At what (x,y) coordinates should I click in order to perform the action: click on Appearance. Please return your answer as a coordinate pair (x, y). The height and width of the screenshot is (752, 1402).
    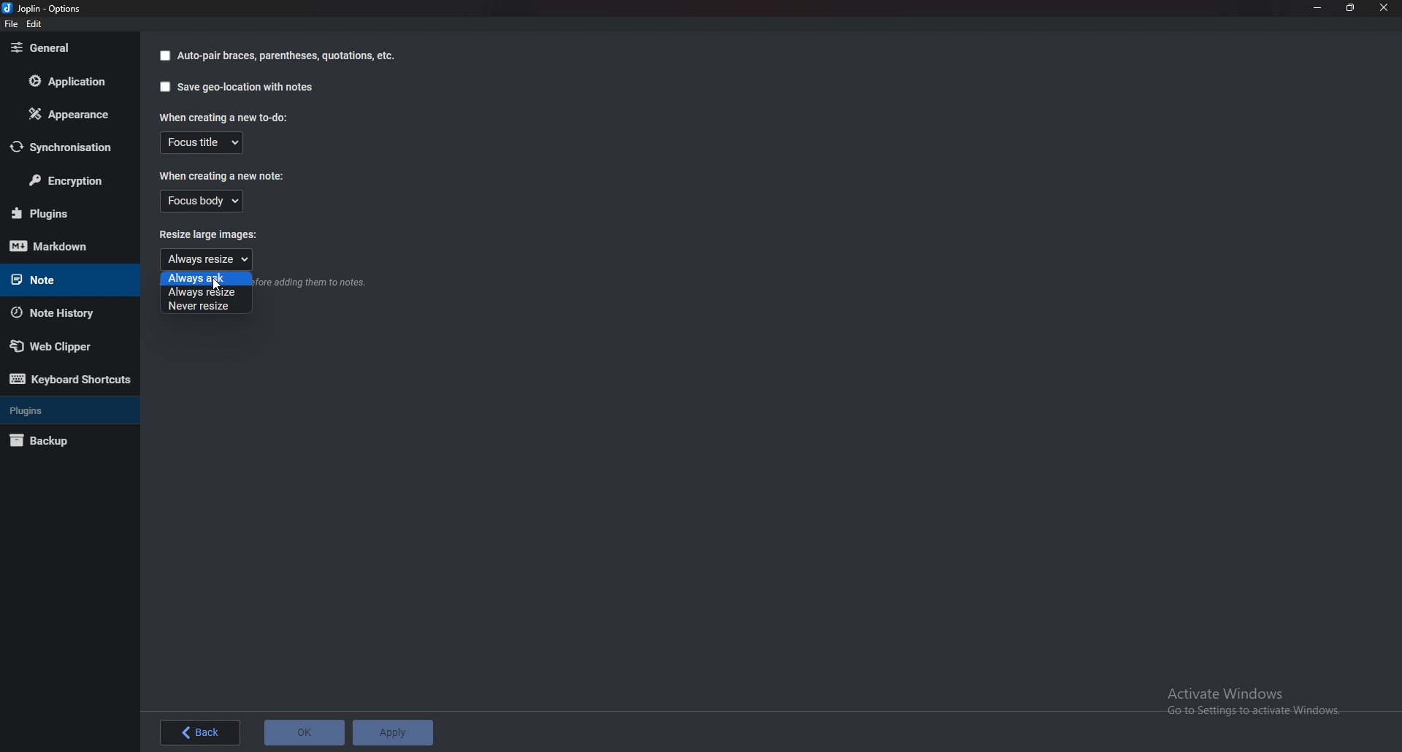
    Looking at the image, I should click on (69, 113).